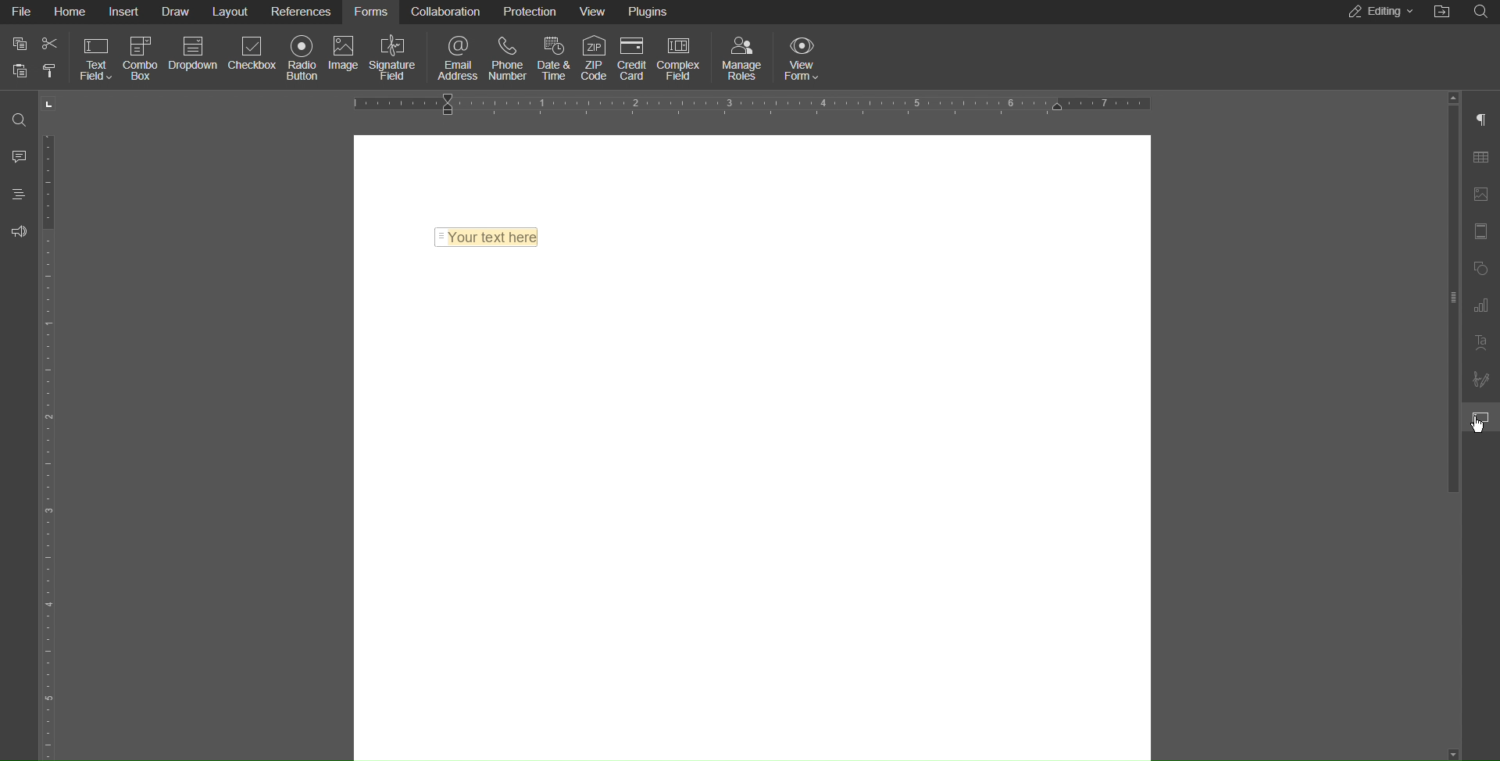  What do you see at coordinates (20, 12) in the screenshot?
I see `File` at bounding box center [20, 12].